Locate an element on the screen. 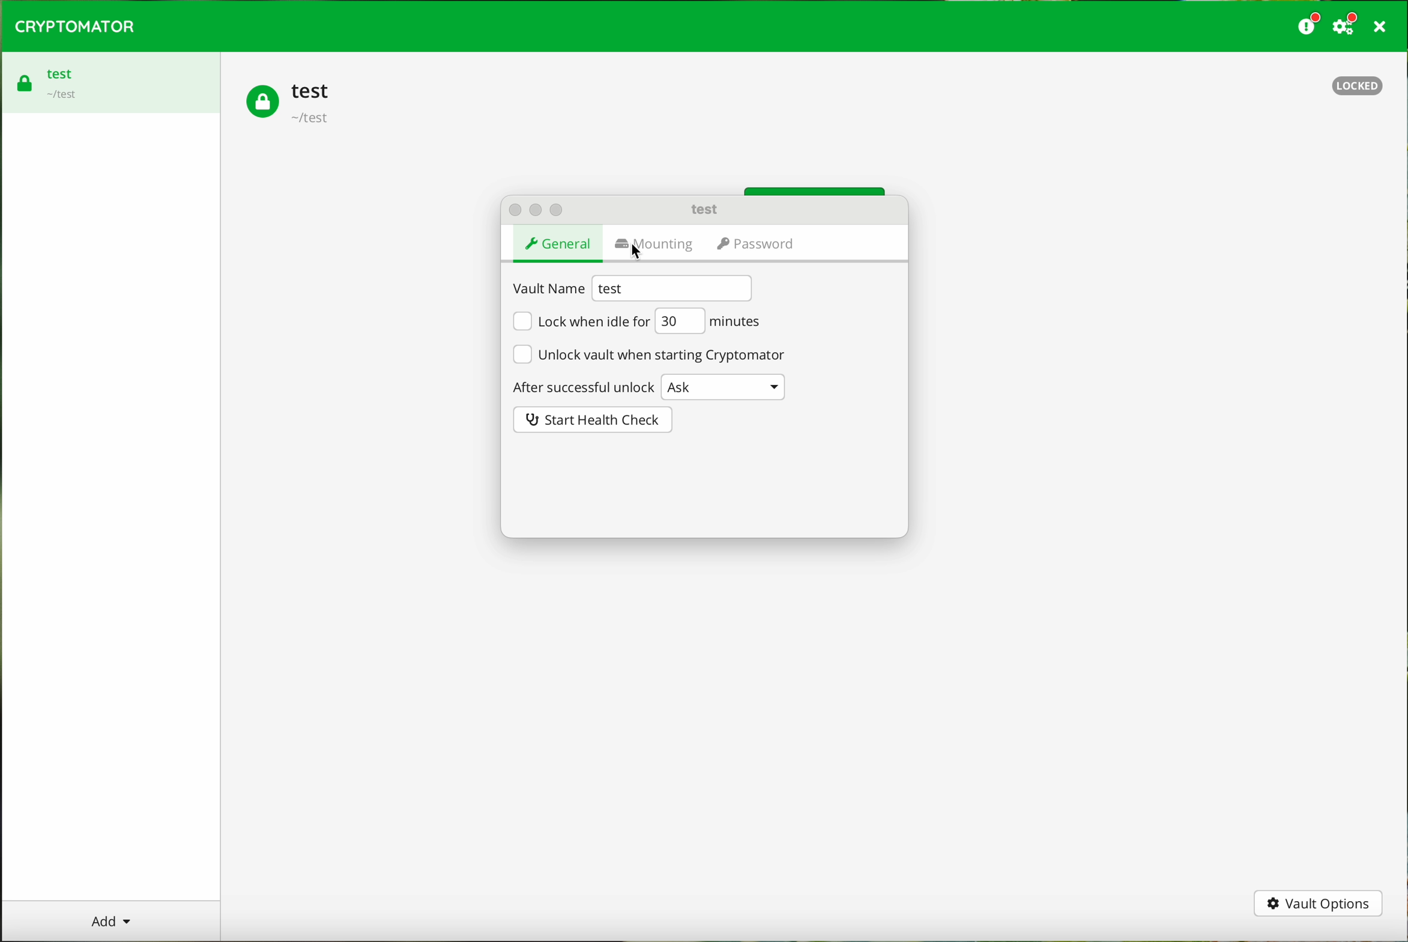 The height and width of the screenshot is (942, 1408). vault options is located at coordinates (1318, 904).